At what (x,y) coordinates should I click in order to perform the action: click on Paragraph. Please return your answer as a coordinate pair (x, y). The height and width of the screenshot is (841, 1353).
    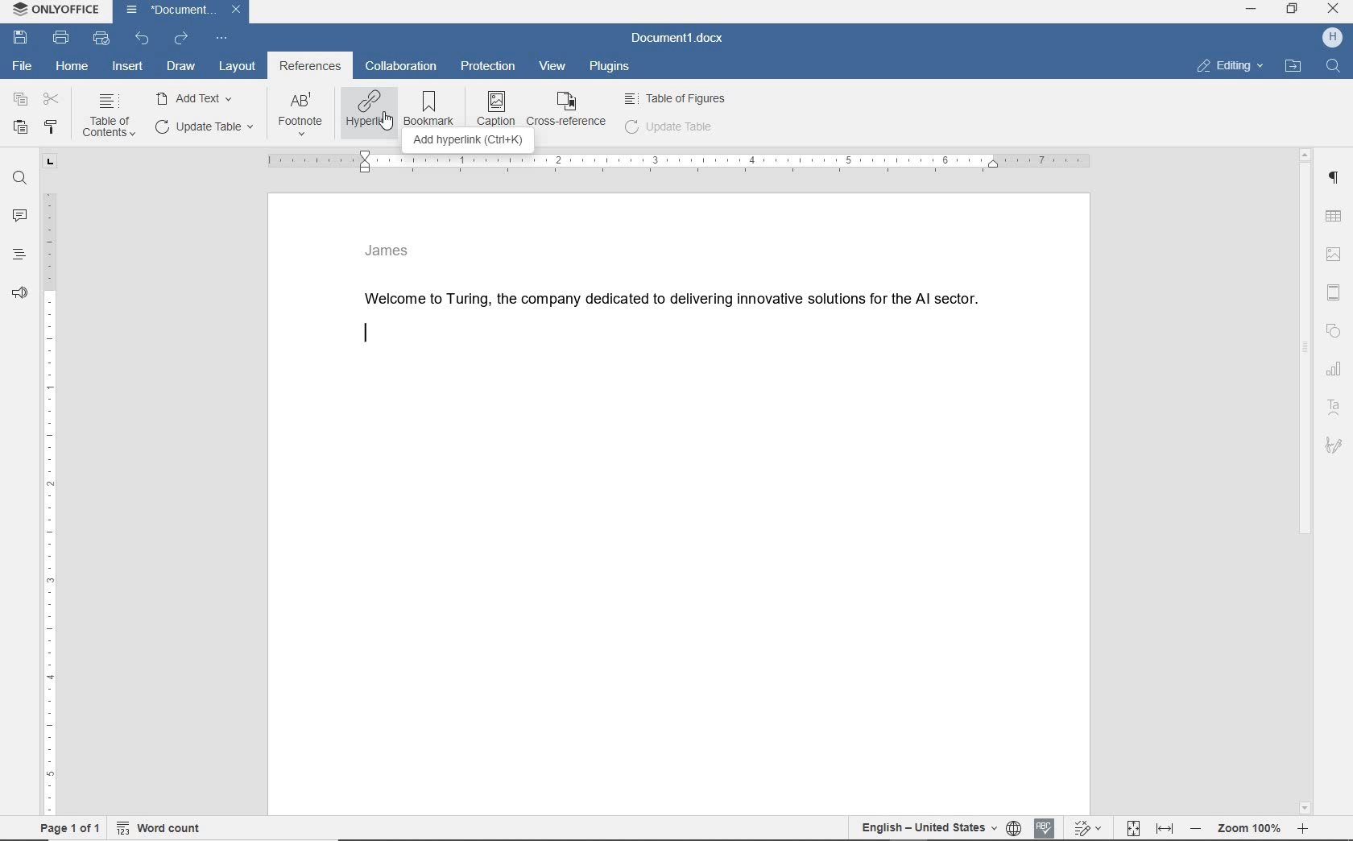
    Looking at the image, I should click on (1338, 178).